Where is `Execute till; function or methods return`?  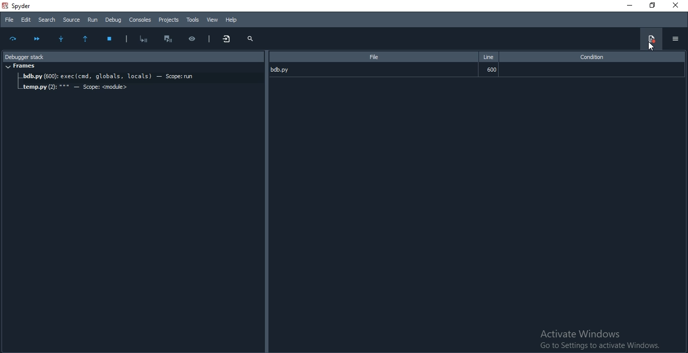
Execute till; function or methods return is located at coordinates (88, 39).